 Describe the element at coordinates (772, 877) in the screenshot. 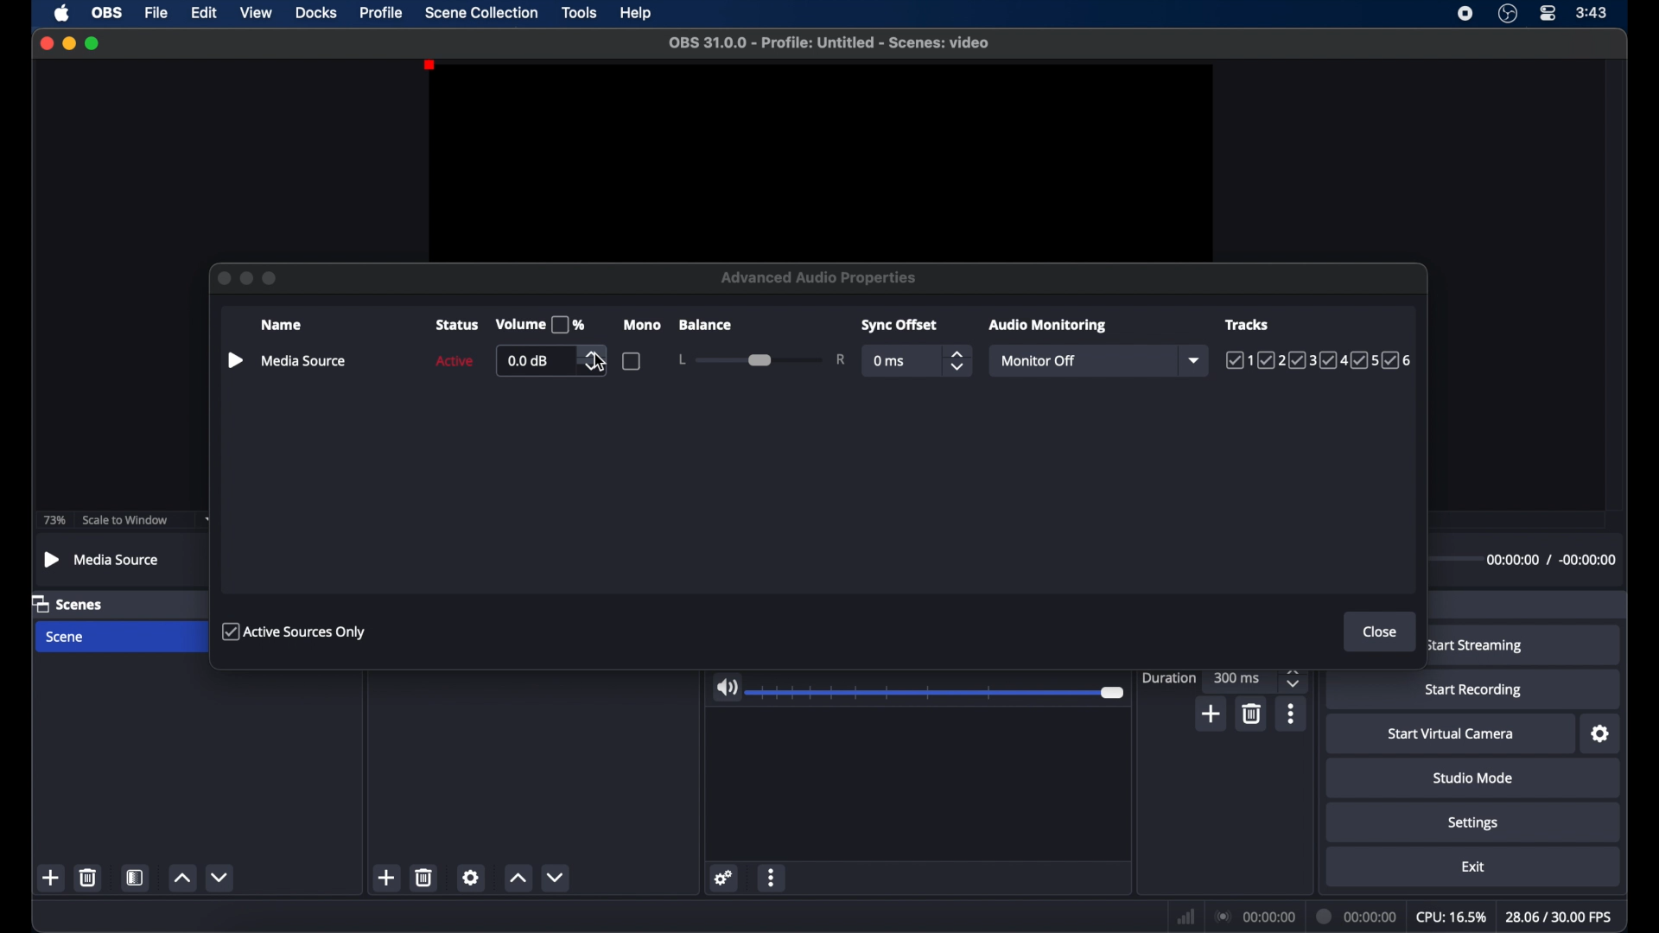

I see `more options` at that location.